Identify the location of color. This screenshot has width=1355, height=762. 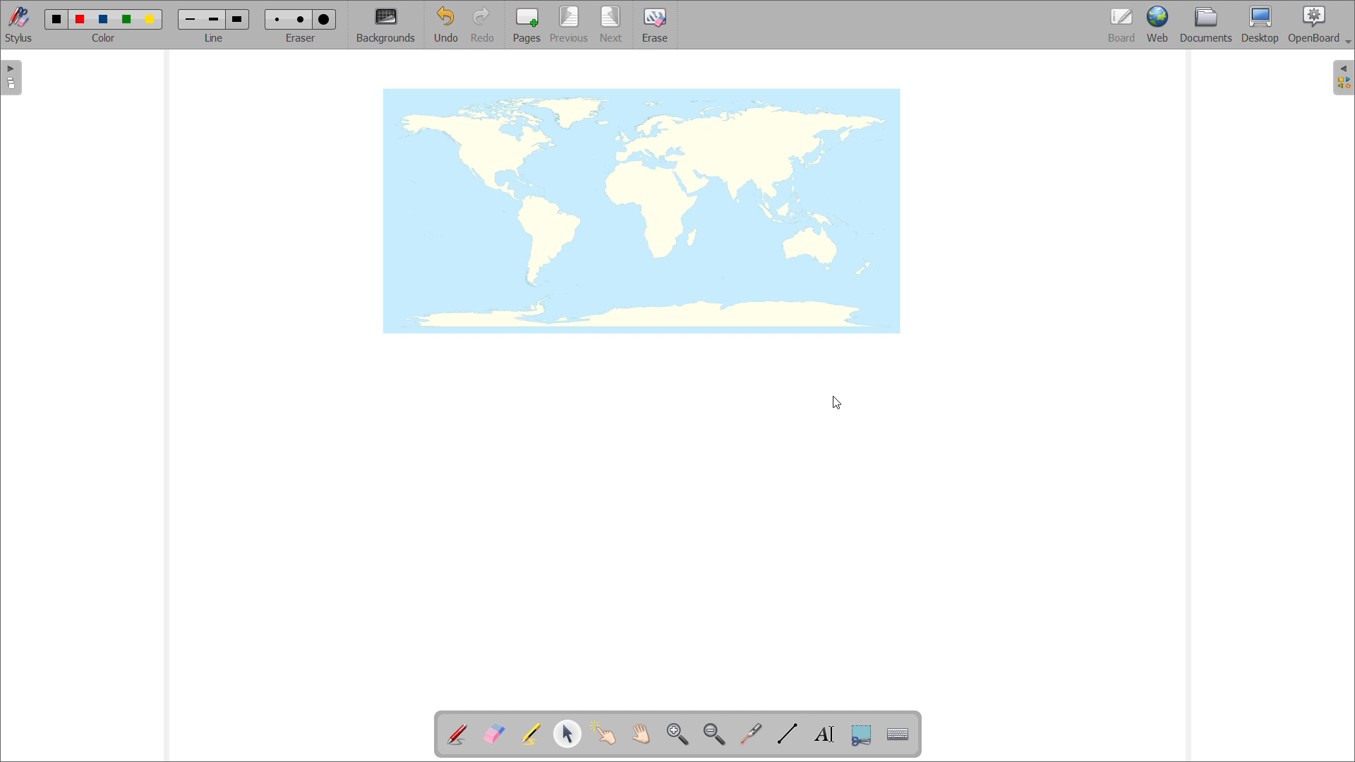
(106, 38).